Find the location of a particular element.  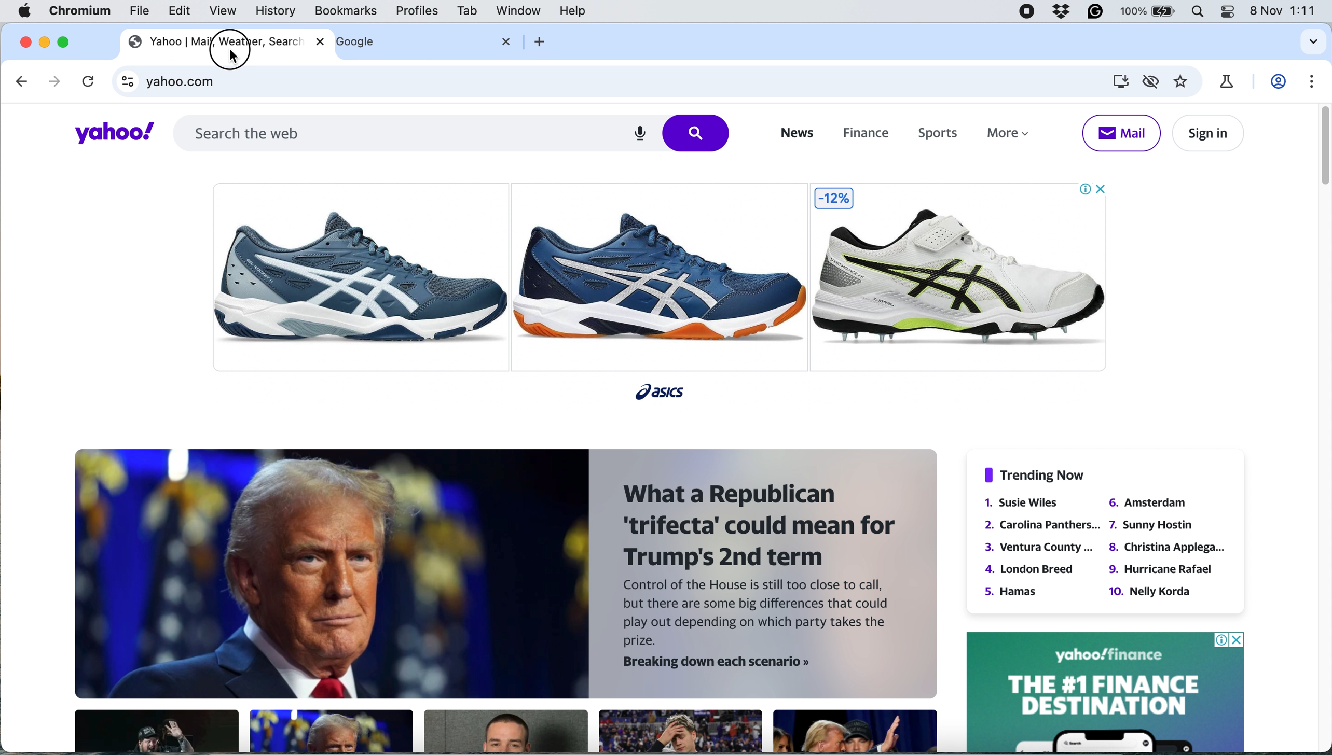

history is located at coordinates (273, 11).